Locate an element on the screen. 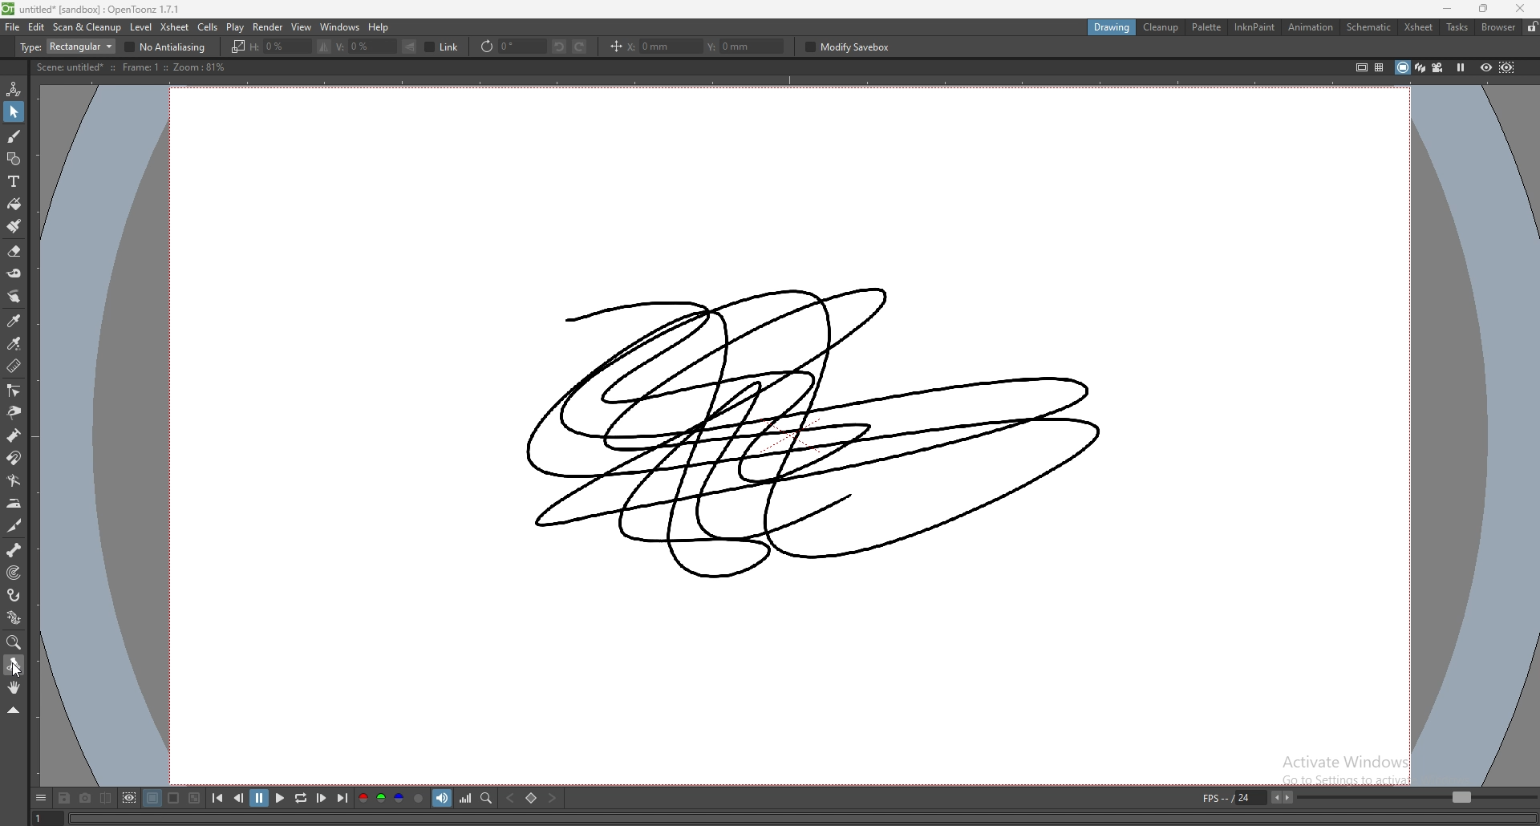 This screenshot has width=1540, height=826. scale is located at coordinates (237, 47).